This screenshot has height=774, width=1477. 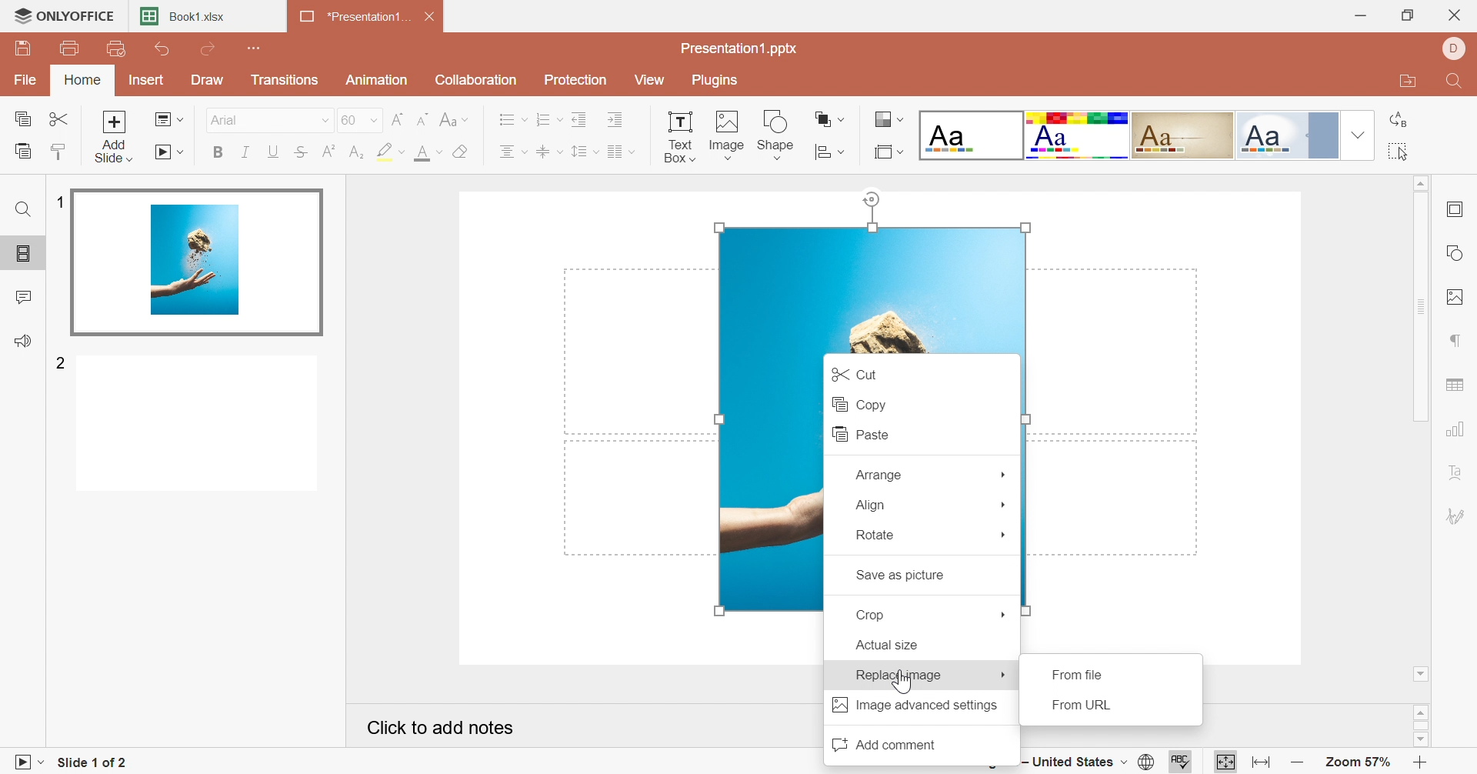 What do you see at coordinates (887, 119) in the screenshot?
I see `Change color theme` at bounding box center [887, 119].